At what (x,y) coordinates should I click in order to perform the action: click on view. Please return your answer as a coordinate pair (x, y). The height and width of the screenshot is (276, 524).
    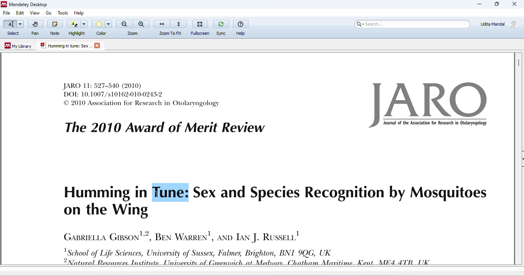
    Looking at the image, I should click on (35, 13).